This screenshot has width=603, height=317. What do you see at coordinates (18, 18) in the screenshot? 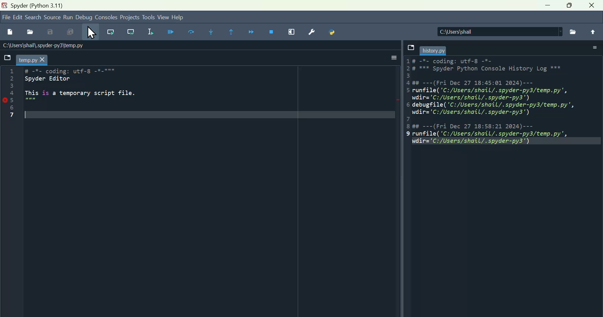
I see `Edit` at bounding box center [18, 18].